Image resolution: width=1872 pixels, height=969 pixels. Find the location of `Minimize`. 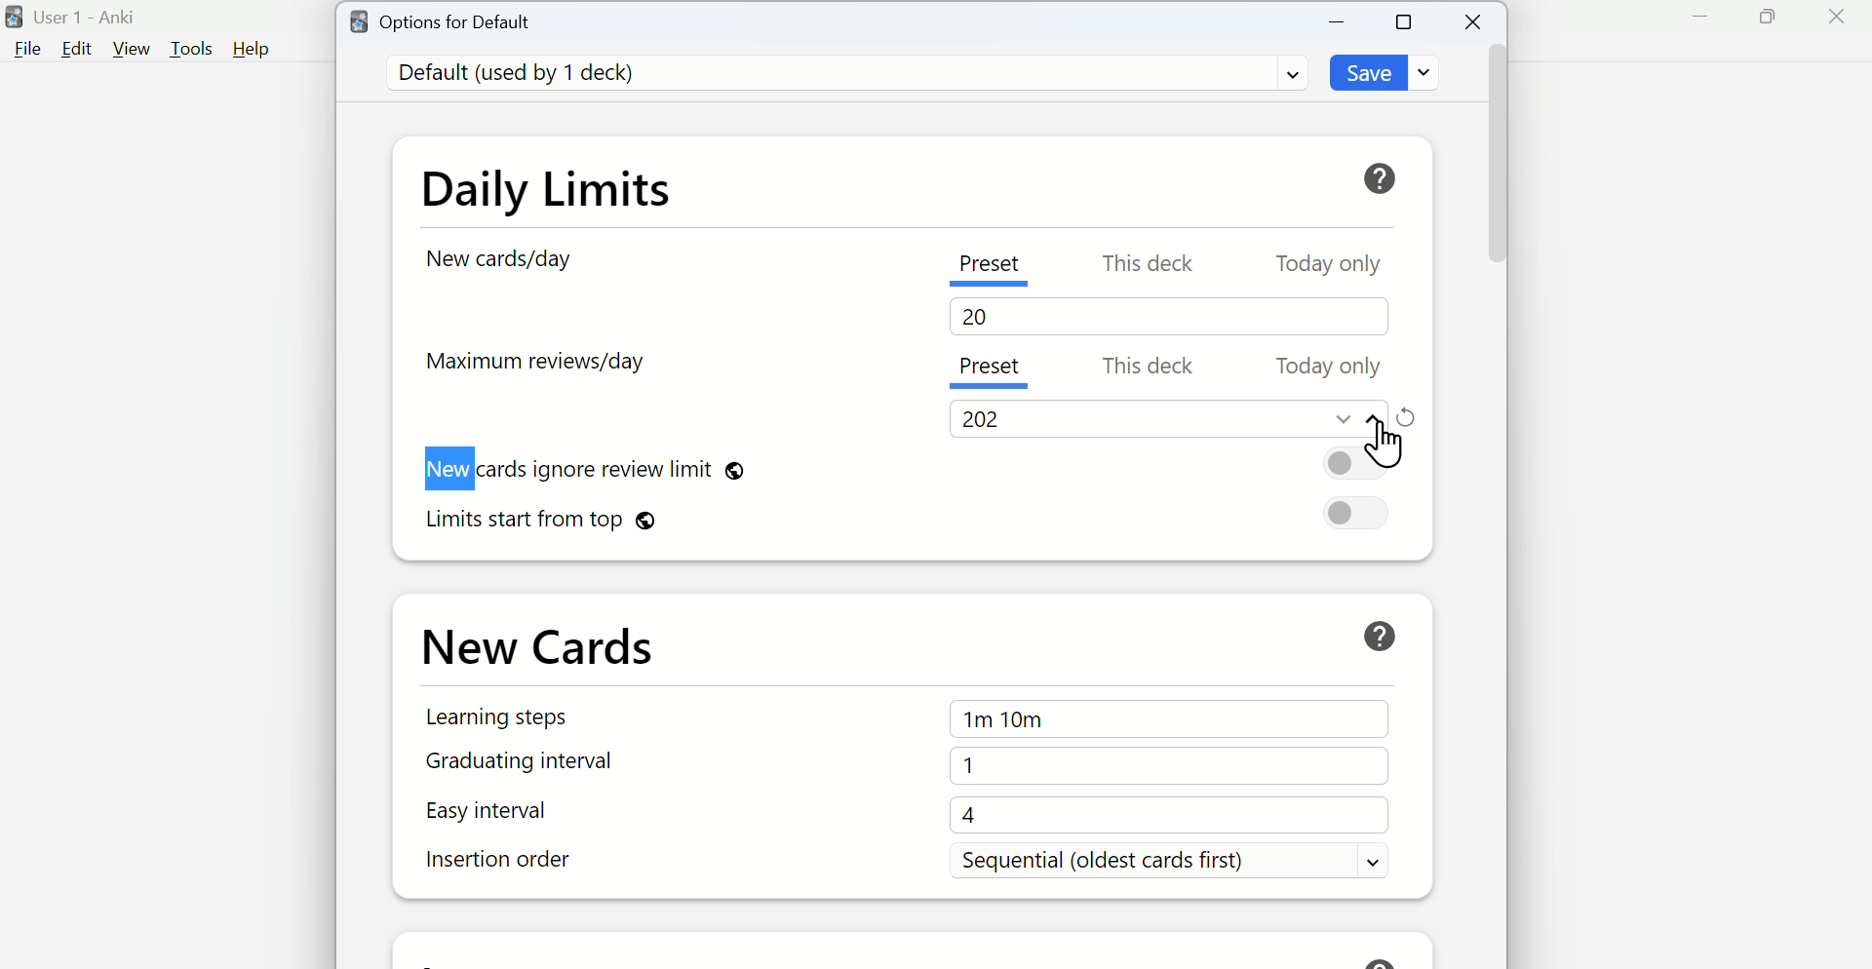

Minimize is located at coordinates (1338, 22).